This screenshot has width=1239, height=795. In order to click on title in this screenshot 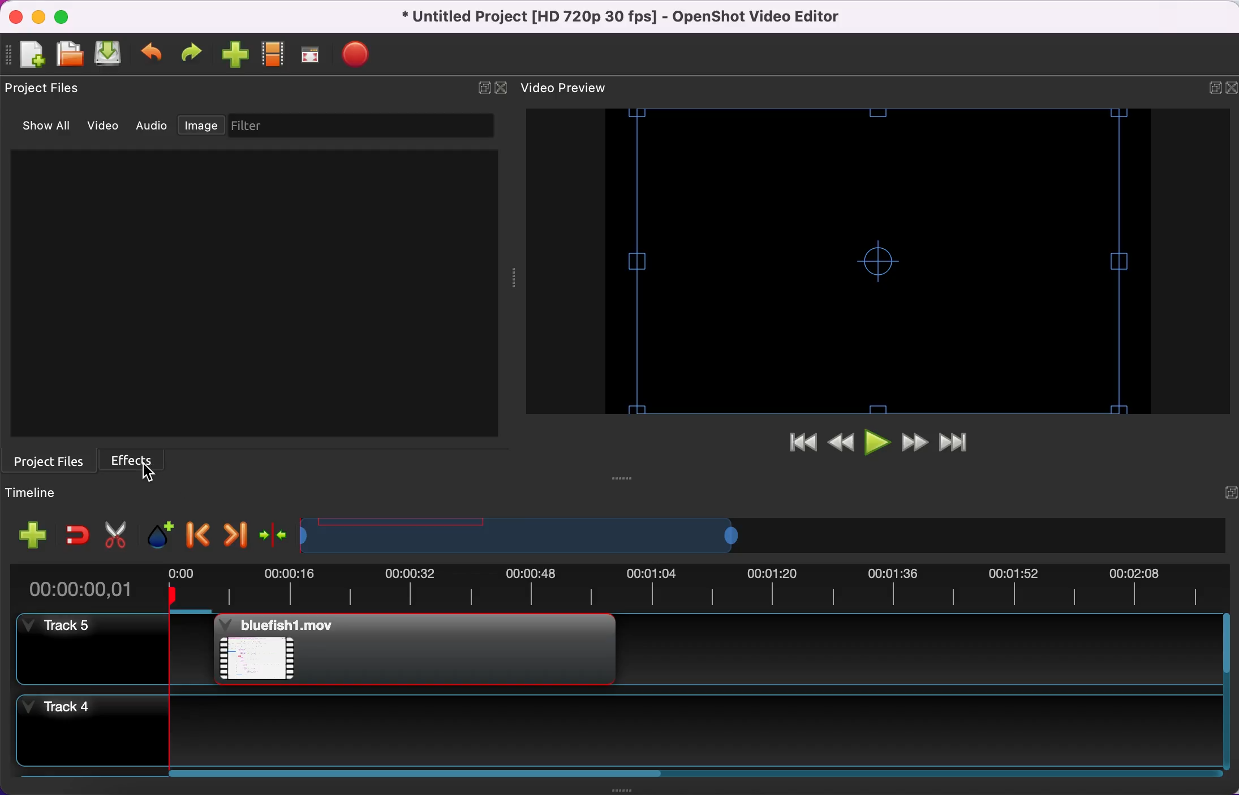, I will do `click(633, 17)`.